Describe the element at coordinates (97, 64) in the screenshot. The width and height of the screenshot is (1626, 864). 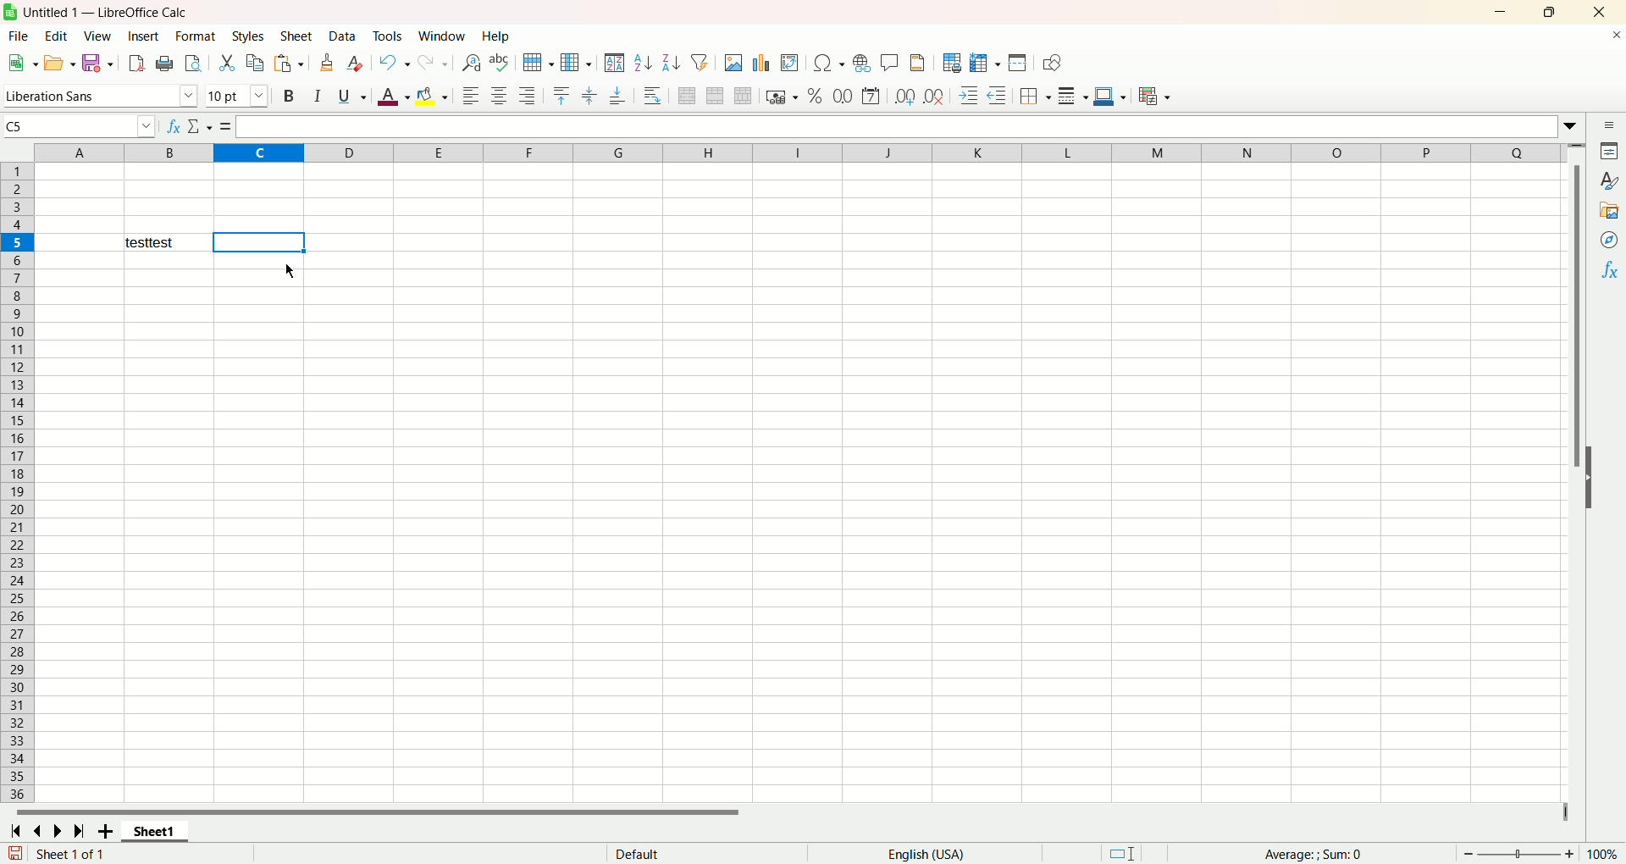
I see `save` at that location.